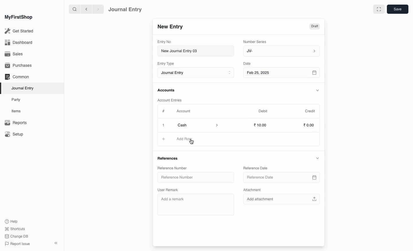 This screenshot has width=413, height=251. I want to click on Items, so click(18, 111).